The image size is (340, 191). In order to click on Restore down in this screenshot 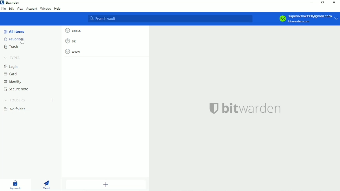, I will do `click(322, 2)`.